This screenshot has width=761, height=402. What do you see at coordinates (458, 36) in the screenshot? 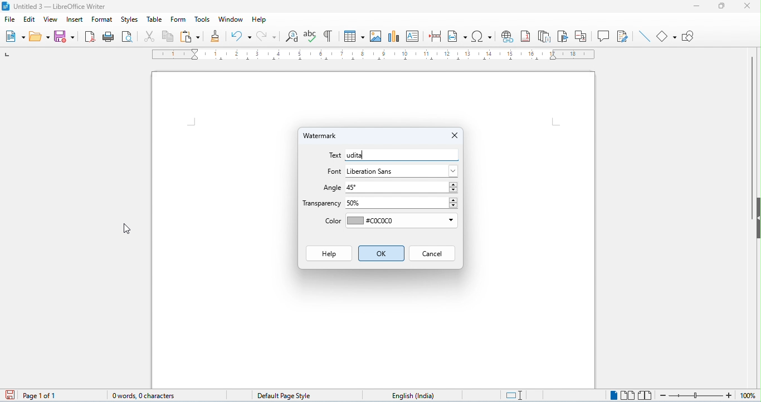
I see `insert field` at bounding box center [458, 36].